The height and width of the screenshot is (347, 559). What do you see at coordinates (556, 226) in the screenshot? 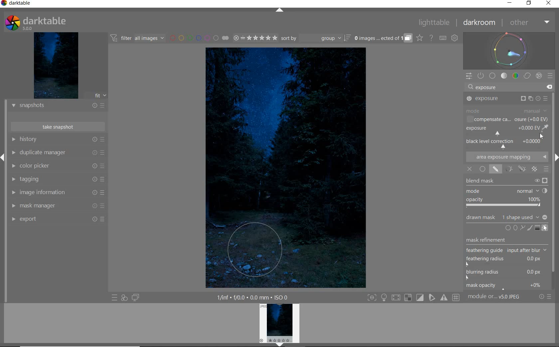
I see `Scrollbar` at bounding box center [556, 226].